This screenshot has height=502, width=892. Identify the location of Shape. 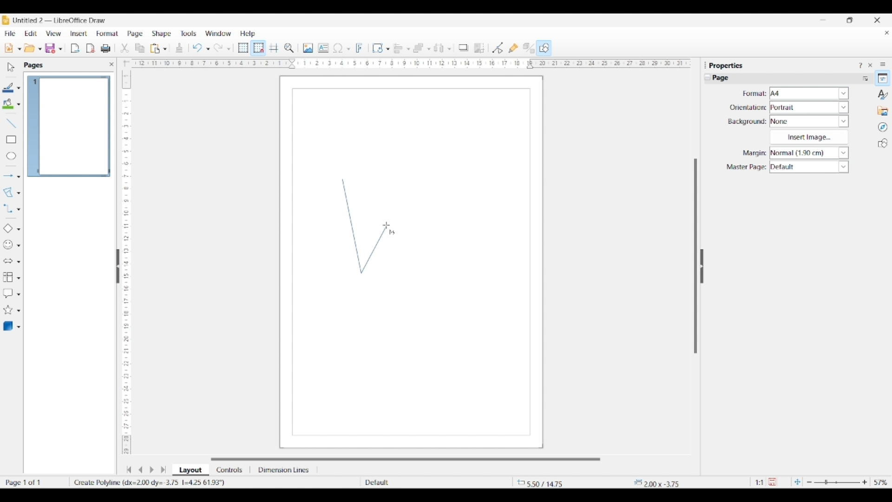
(162, 34).